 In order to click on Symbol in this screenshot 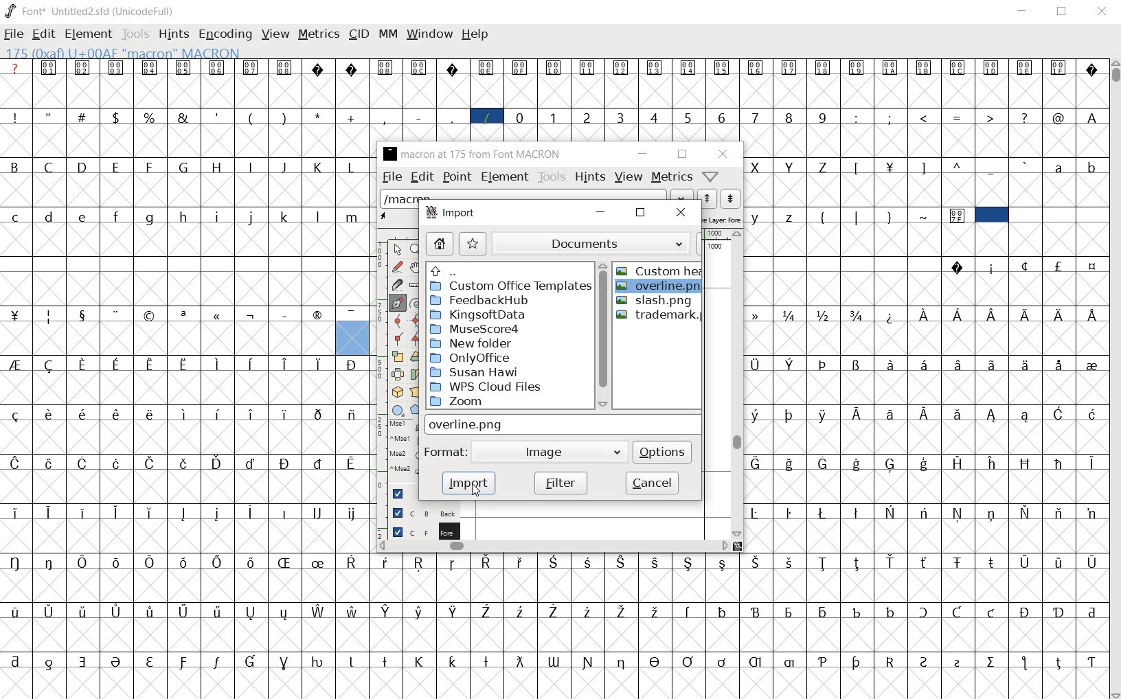, I will do `click(488, 612)`.